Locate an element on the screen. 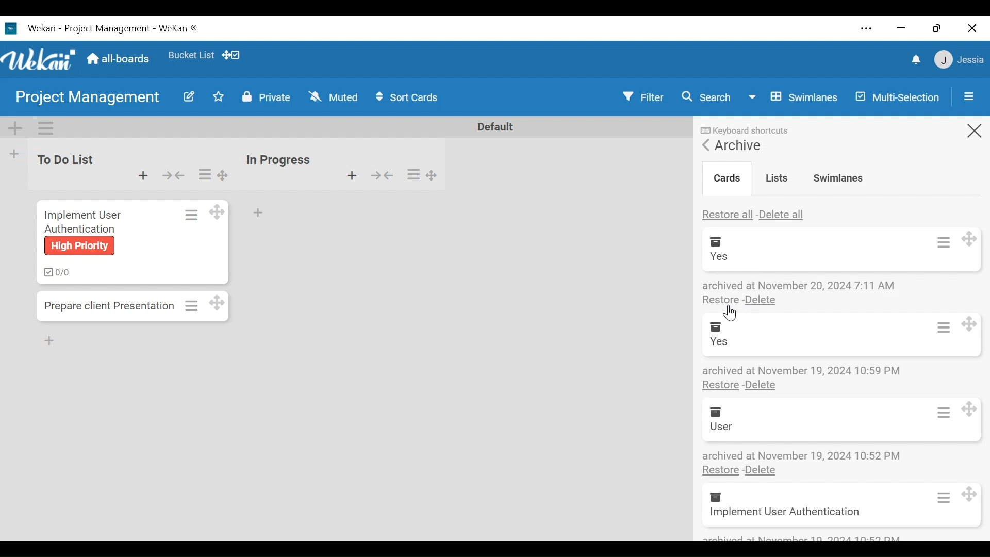 This screenshot has height=557, width=990. Add Swimlane is located at coordinates (16, 127).